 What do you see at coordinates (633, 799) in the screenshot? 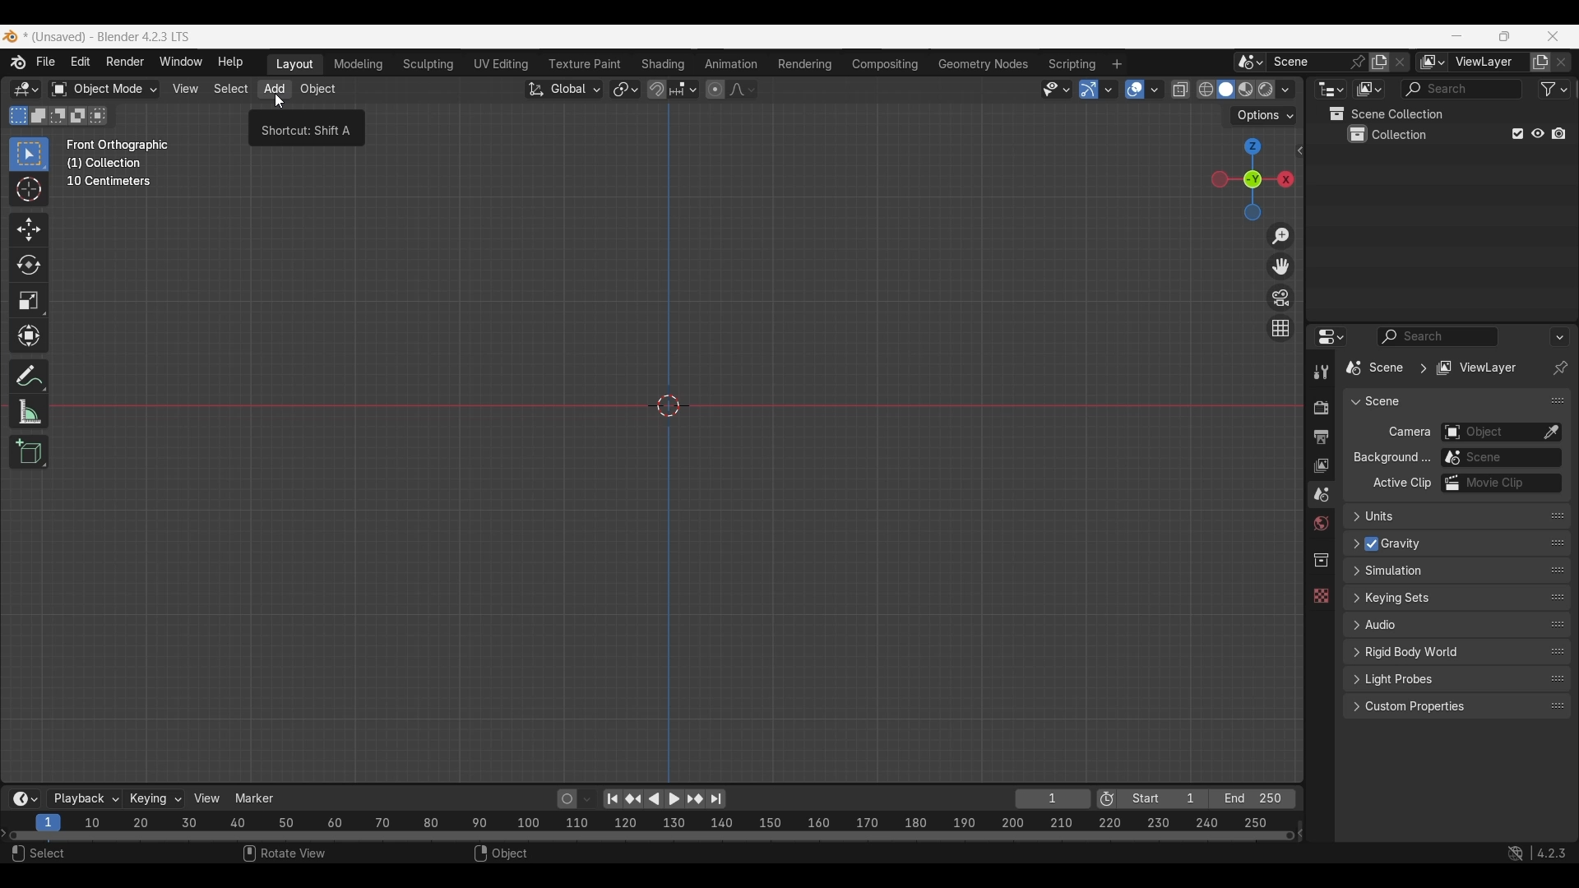
I see `Jump to key frame` at bounding box center [633, 799].